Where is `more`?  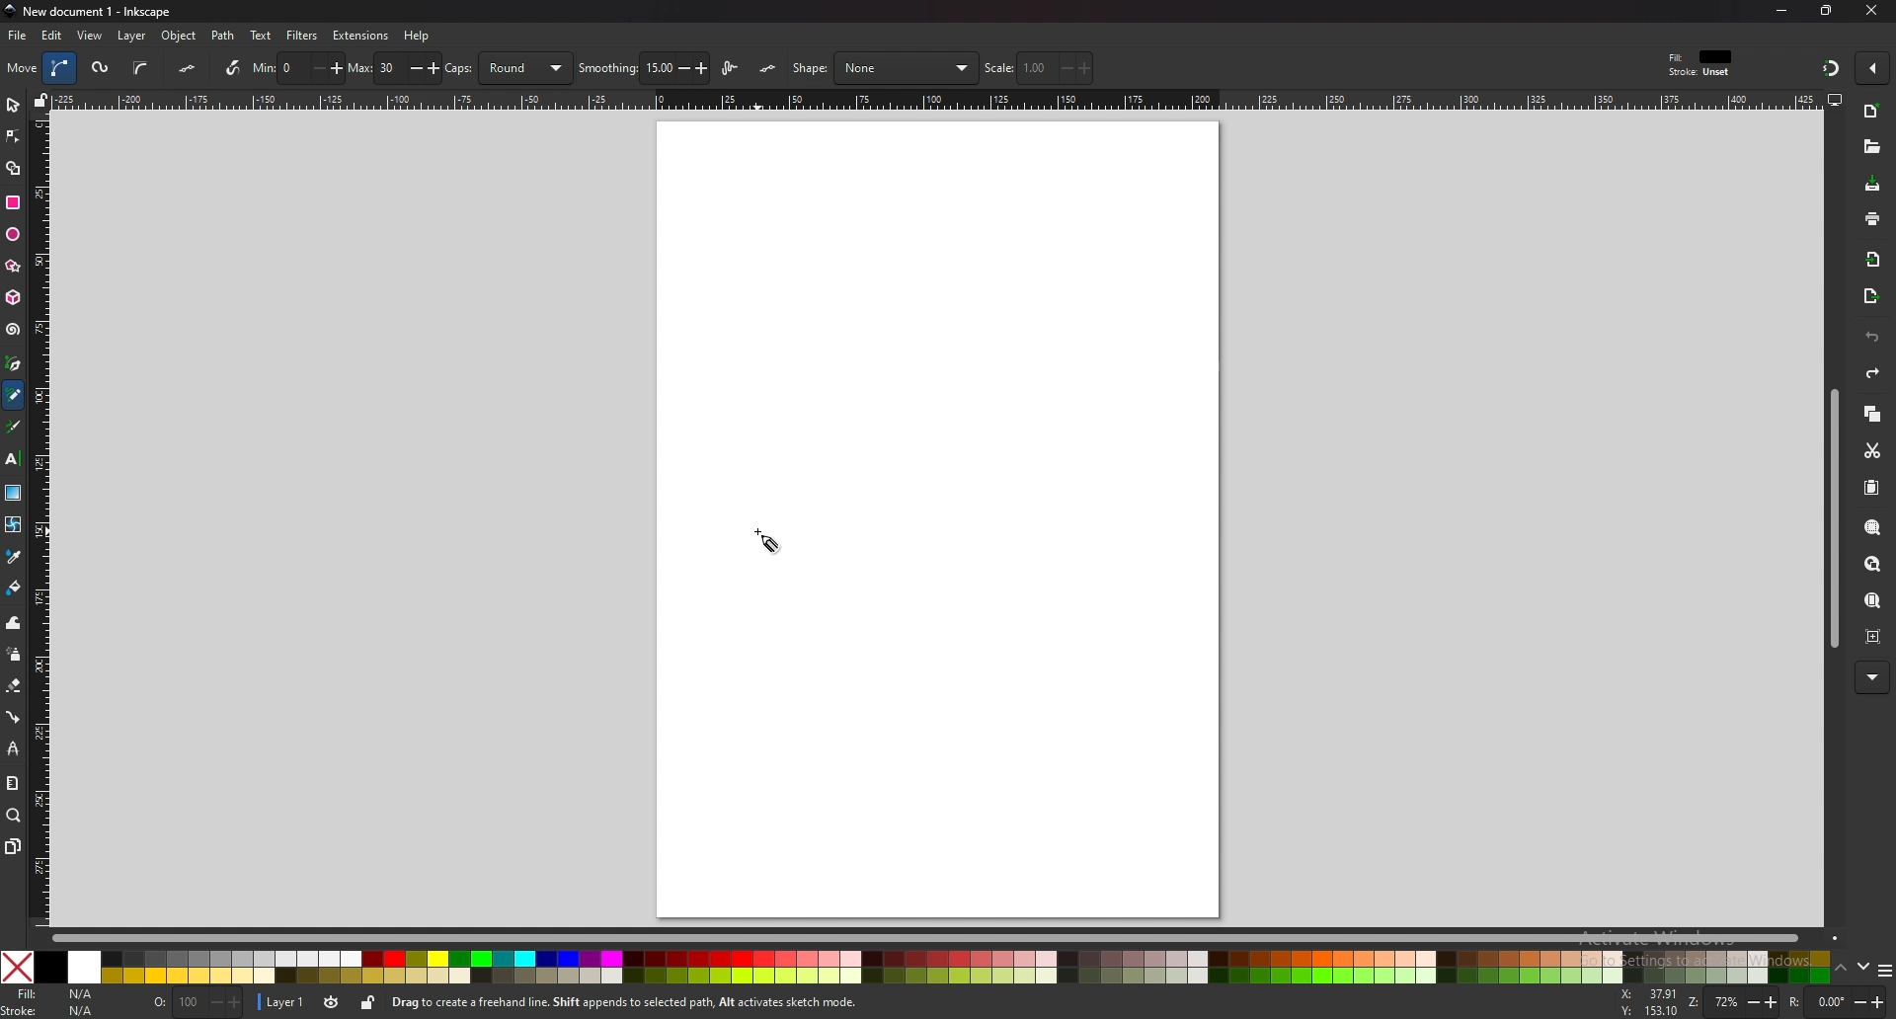
more is located at coordinates (1872, 677).